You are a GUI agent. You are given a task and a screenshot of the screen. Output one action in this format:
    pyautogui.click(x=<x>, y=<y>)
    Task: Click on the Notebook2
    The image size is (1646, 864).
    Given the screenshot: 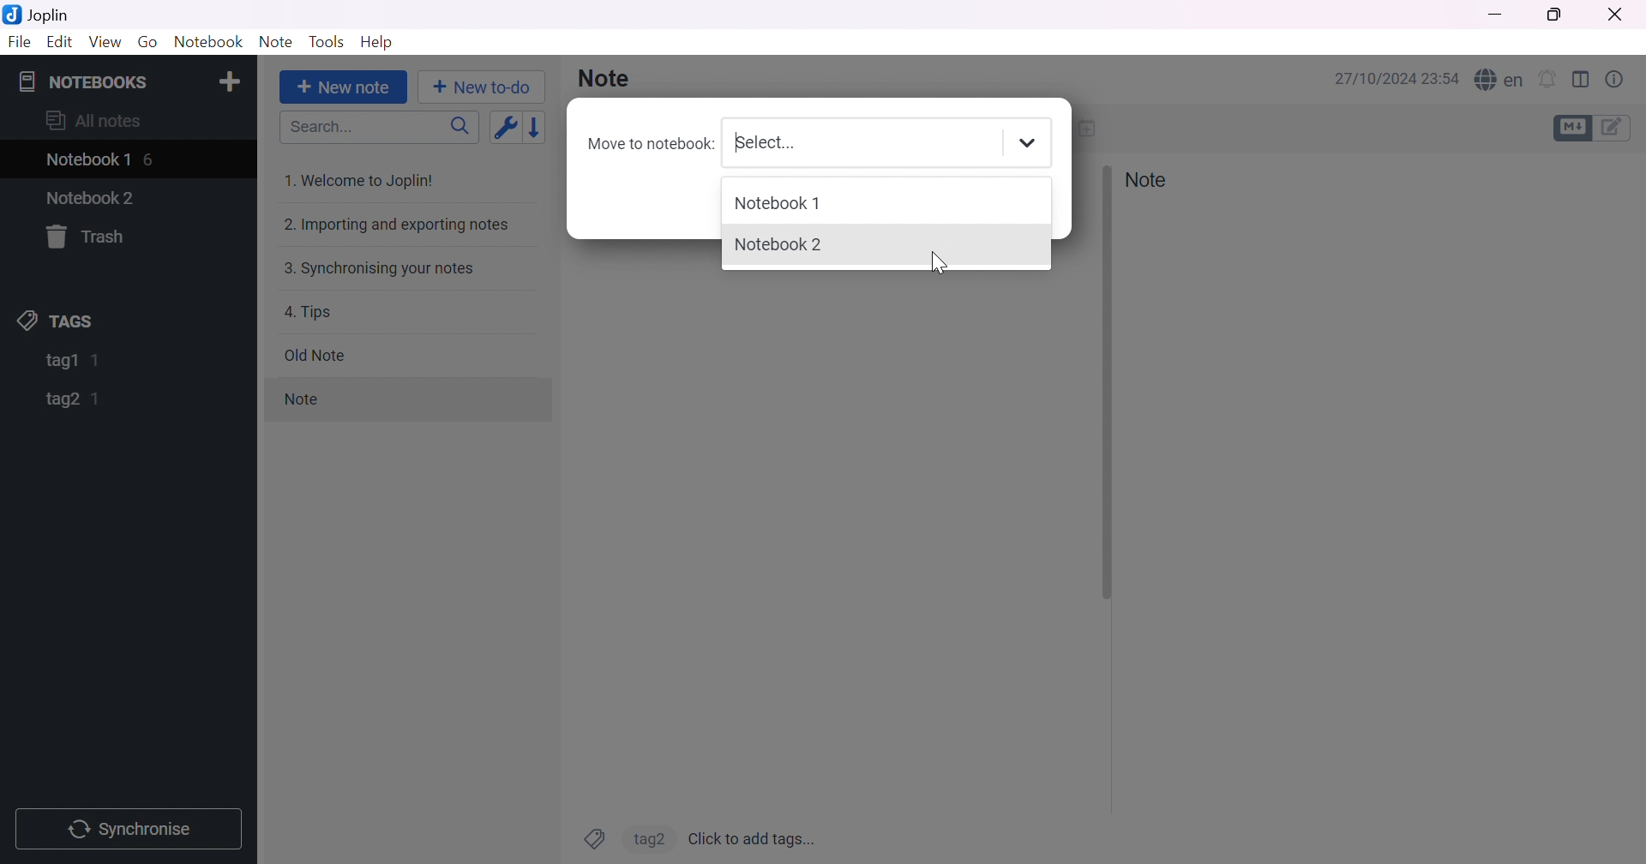 What is the action you would take?
    pyautogui.click(x=779, y=243)
    